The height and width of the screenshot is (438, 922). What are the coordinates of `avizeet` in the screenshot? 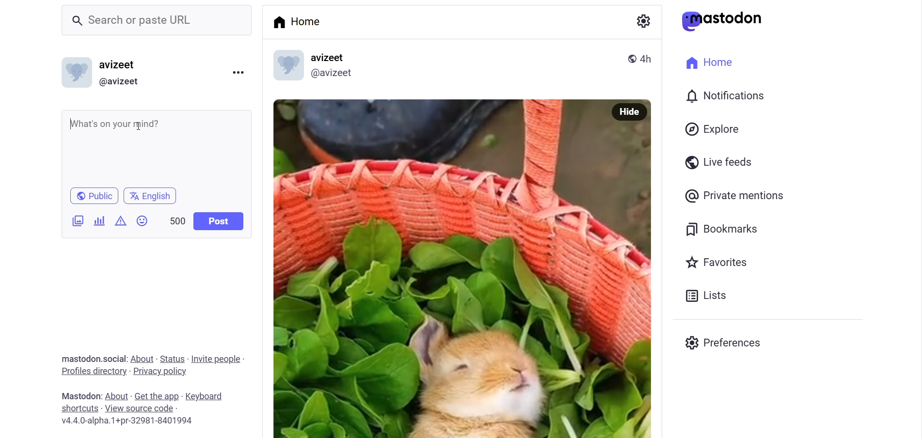 It's located at (333, 57).